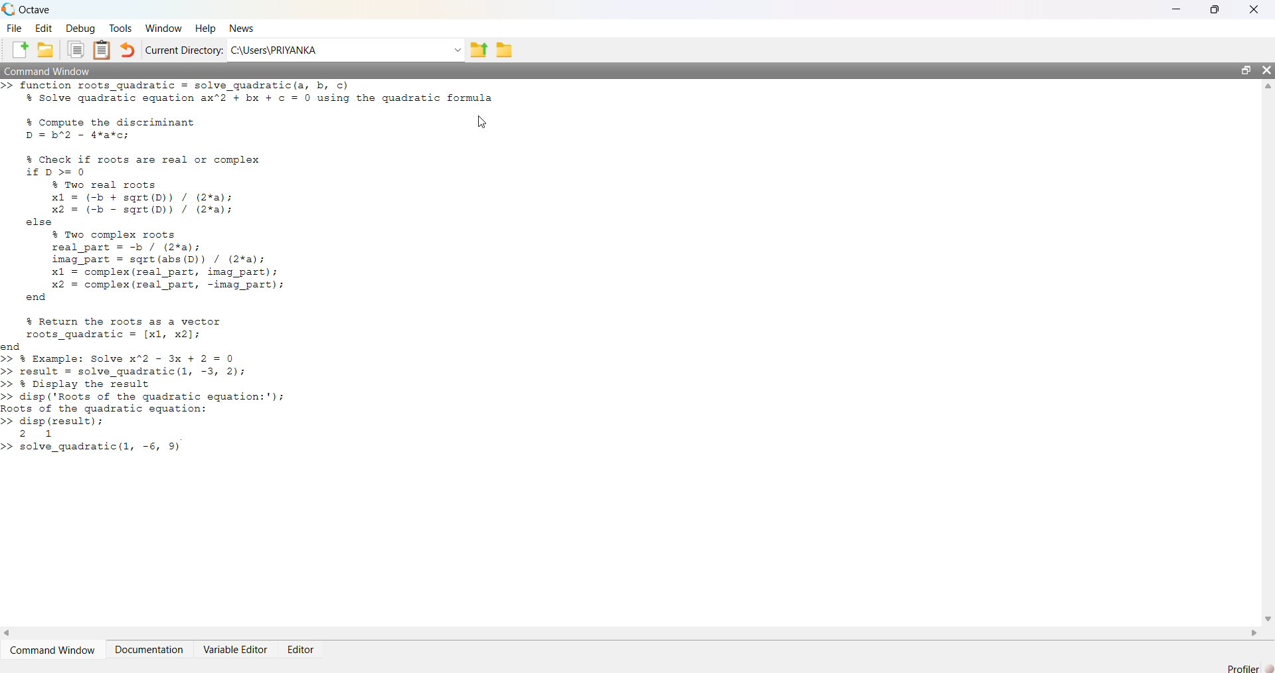 The width and height of the screenshot is (1275, 673). Describe the element at coordinates (1254, 9) in the screenshot. I see `Close` at that location.